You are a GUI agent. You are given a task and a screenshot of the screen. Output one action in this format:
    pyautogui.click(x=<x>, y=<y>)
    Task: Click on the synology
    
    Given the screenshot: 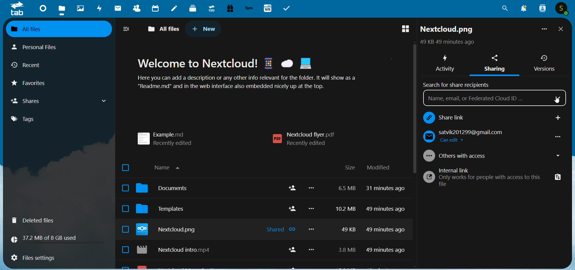 What is the action you would take?
    pyautogui.click(x=249, y=8)
    